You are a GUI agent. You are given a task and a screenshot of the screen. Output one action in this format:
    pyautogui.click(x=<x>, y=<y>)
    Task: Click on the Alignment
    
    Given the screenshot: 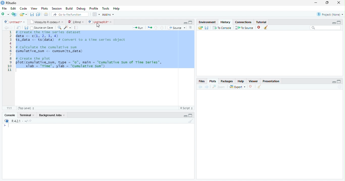 What is the action you would take?
    pyautogui.click(x=190, y=28)
    